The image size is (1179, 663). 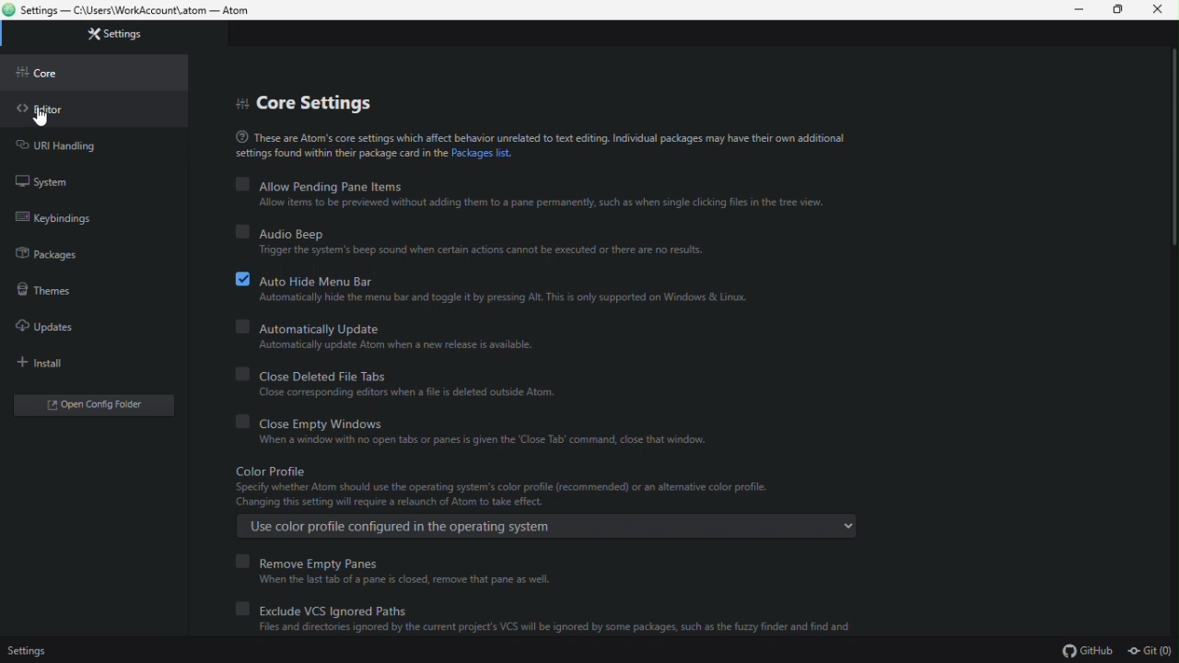 What do you see at coordinates (537, 485) in the screenshot?
I see `Color profile Specify whether Atom should use the operating system's color profile (recommended) or an alternative color profile. Changing this setting will require a relaunch of Atom to take effect.` at bounding box center [537, 485].